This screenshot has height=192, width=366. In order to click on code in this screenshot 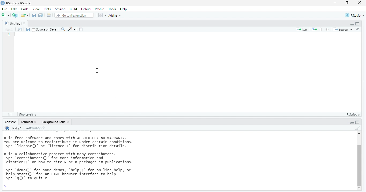, I will do `click(25, 9)`.